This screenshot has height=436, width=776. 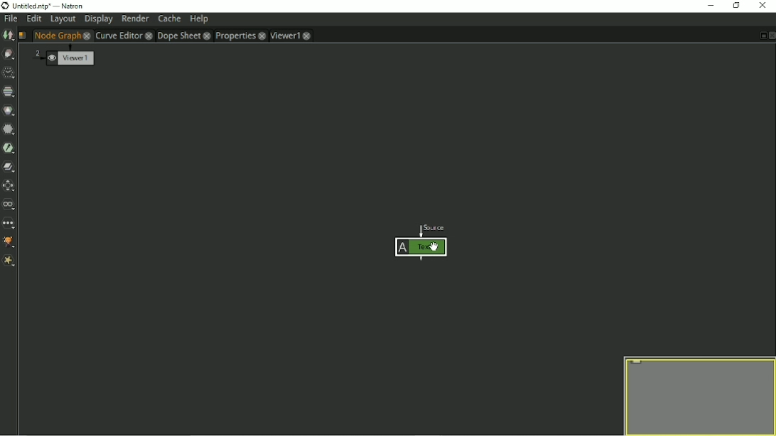 I want to click on Restore down, so click(x=737, y=6).